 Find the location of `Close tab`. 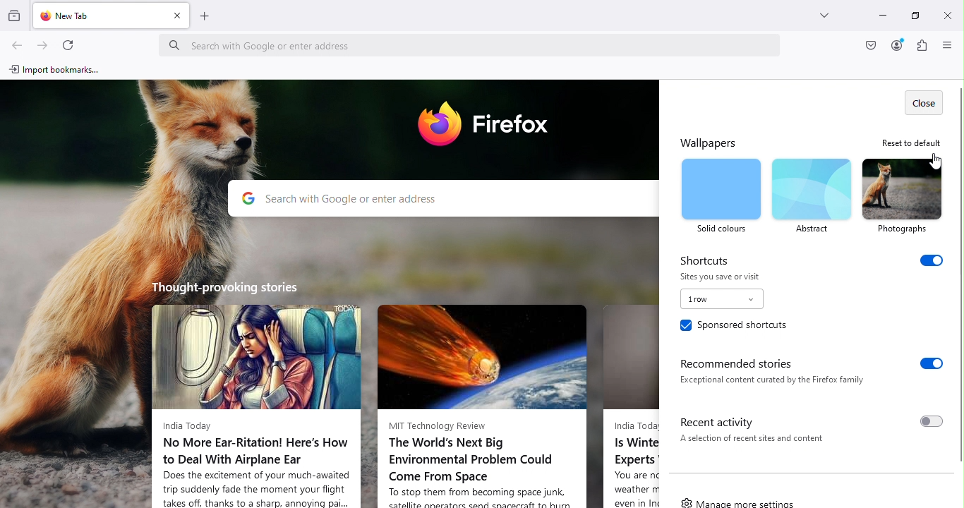

Close tab is located at coordinates (178, 20).